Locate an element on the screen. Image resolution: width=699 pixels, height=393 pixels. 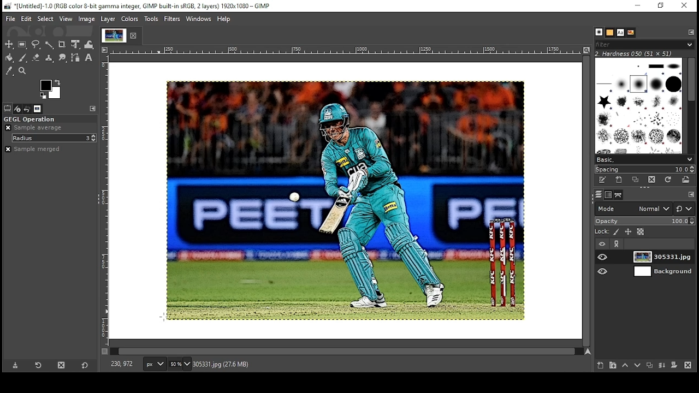
view is located at coordinates (66, 19).